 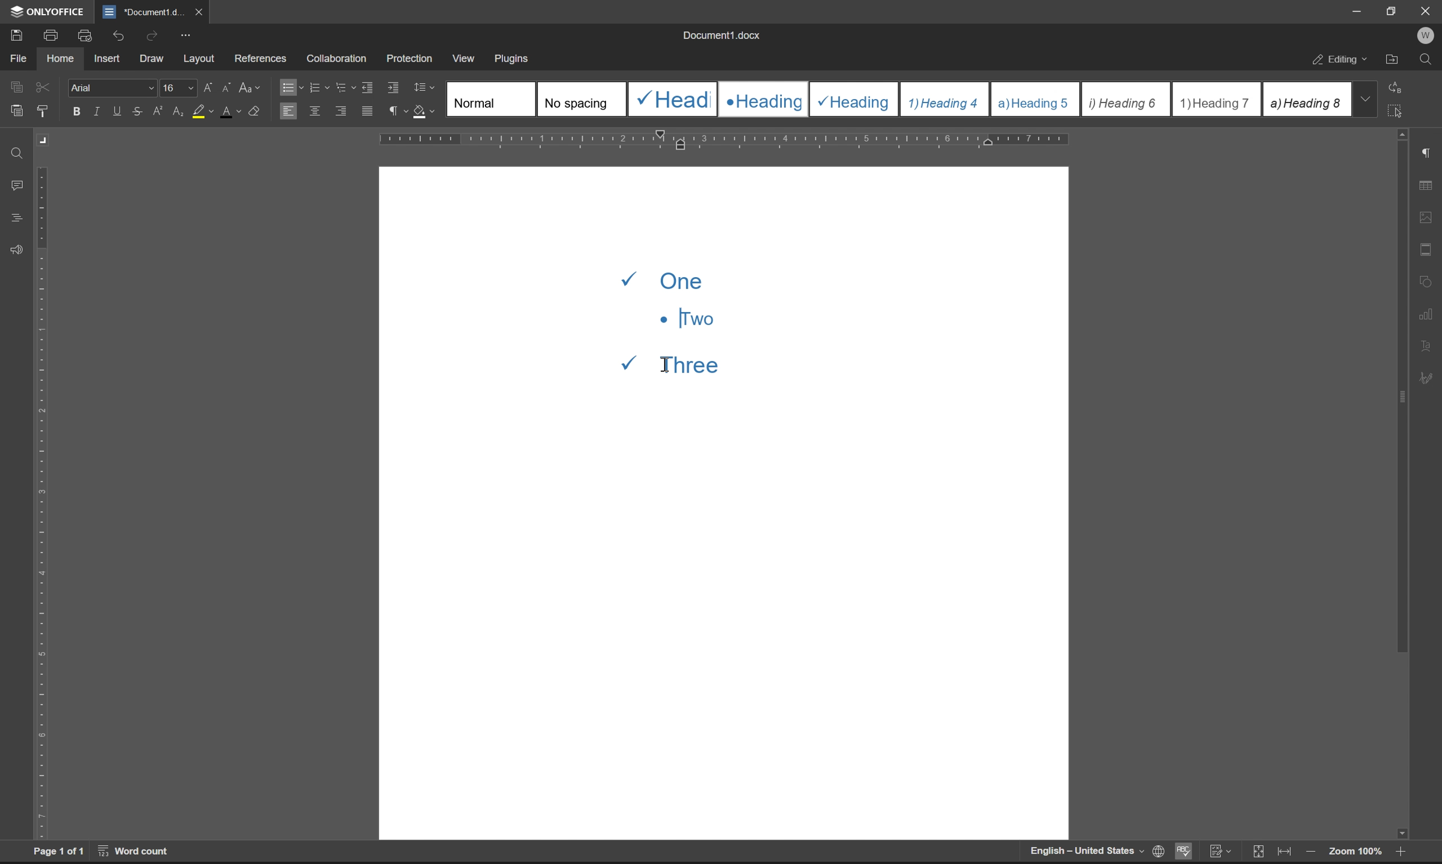 I want to click on Heading 2, so click(x=763, y=100).